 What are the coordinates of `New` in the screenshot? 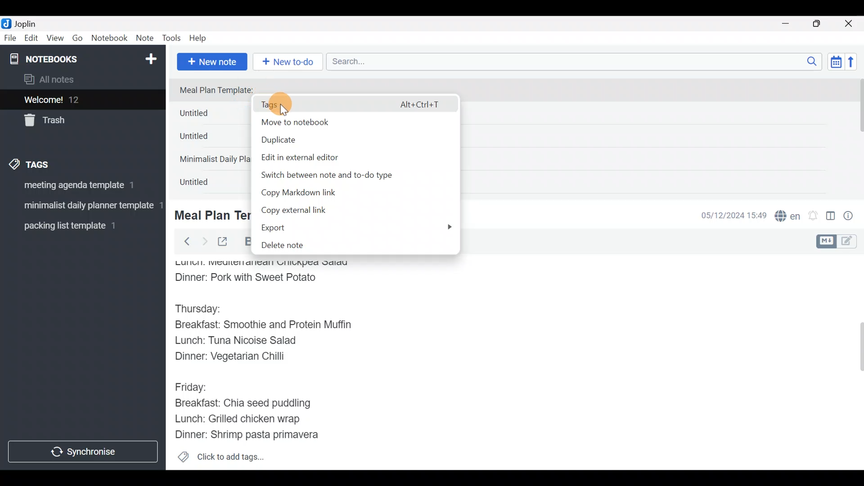 It's located at (150, 57).